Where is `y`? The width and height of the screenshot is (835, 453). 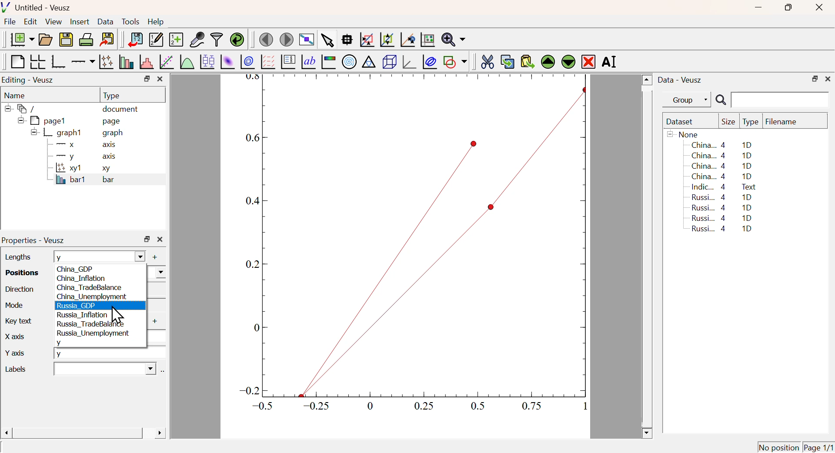 y is located at coordinates (110, 353).